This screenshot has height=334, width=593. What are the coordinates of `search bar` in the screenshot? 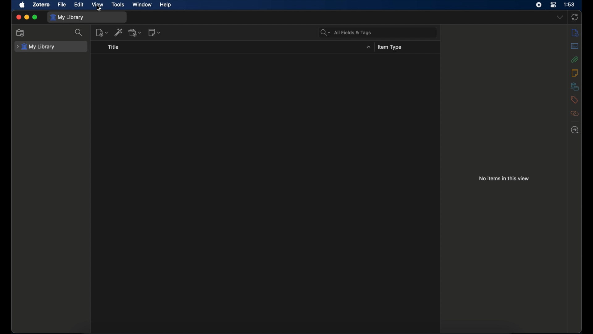 It's located at (346, 32).